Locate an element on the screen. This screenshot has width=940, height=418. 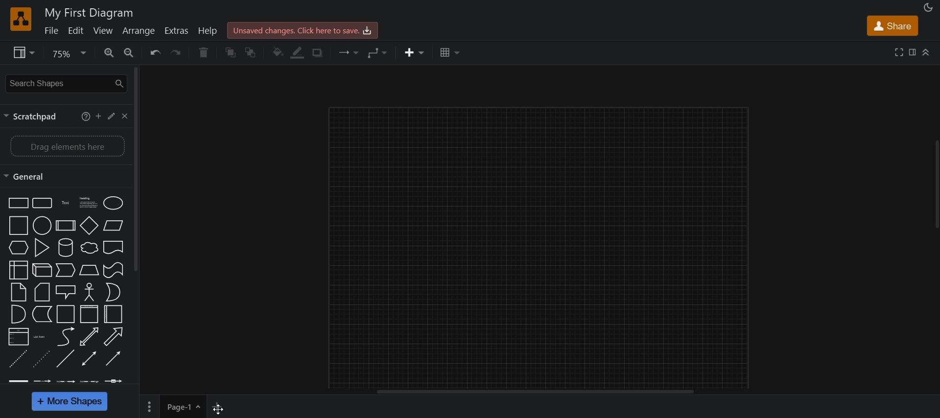
insert is located at coordinates (416, 55).